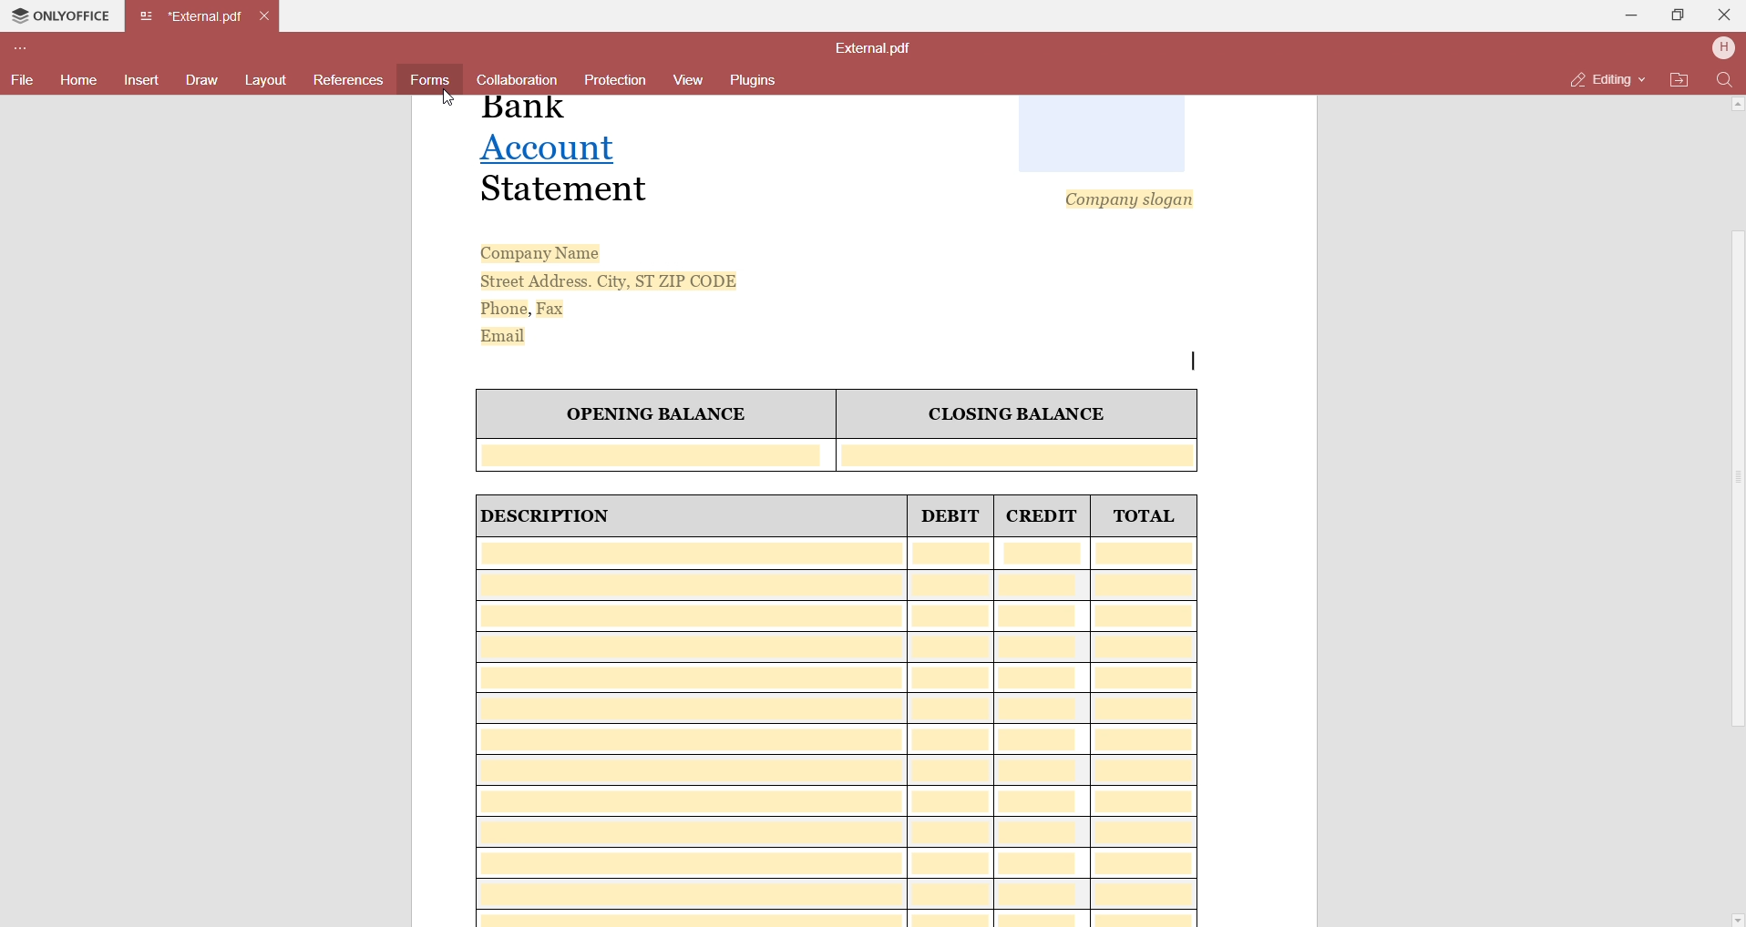 Image resolution: width=1746 pixels, height=927 pixels. What do you see at coordinates (882, 47) in the screenshot?
I see `External.pdf(File Name)` at bounding box center [882, 47].